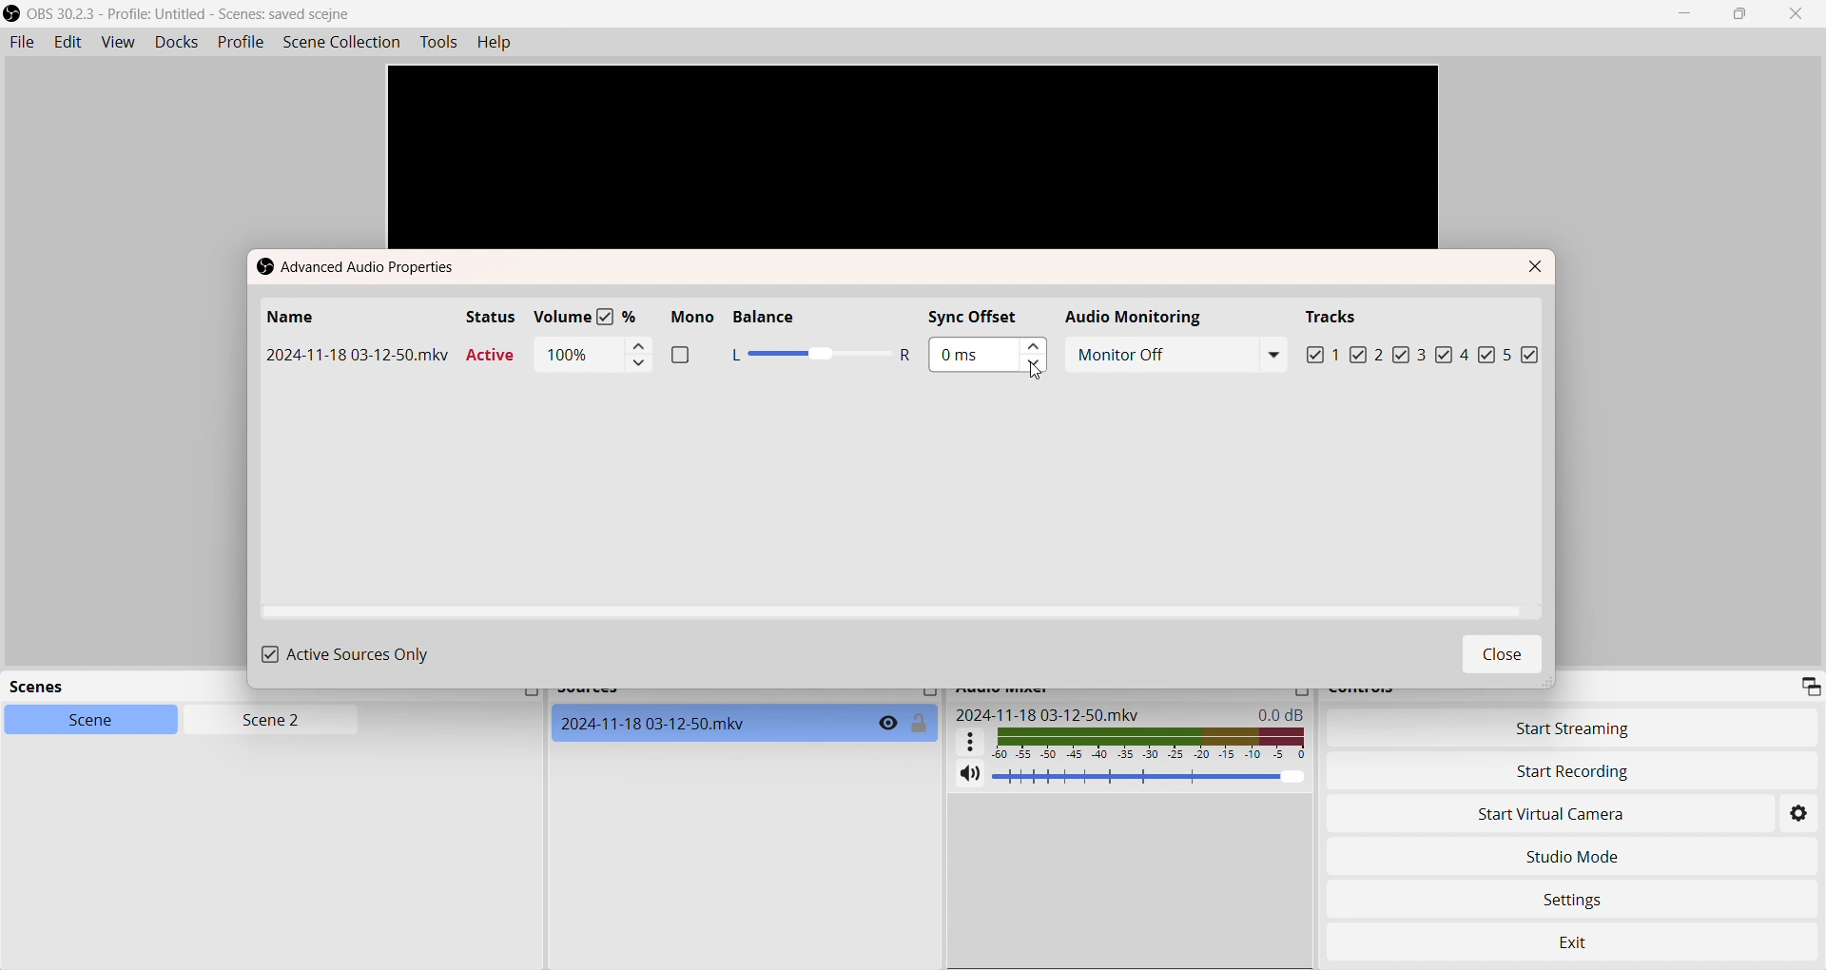 Image resolution: width=1826 pixels, height=970 pixels. I want to click on Tools, so click(440, 42).